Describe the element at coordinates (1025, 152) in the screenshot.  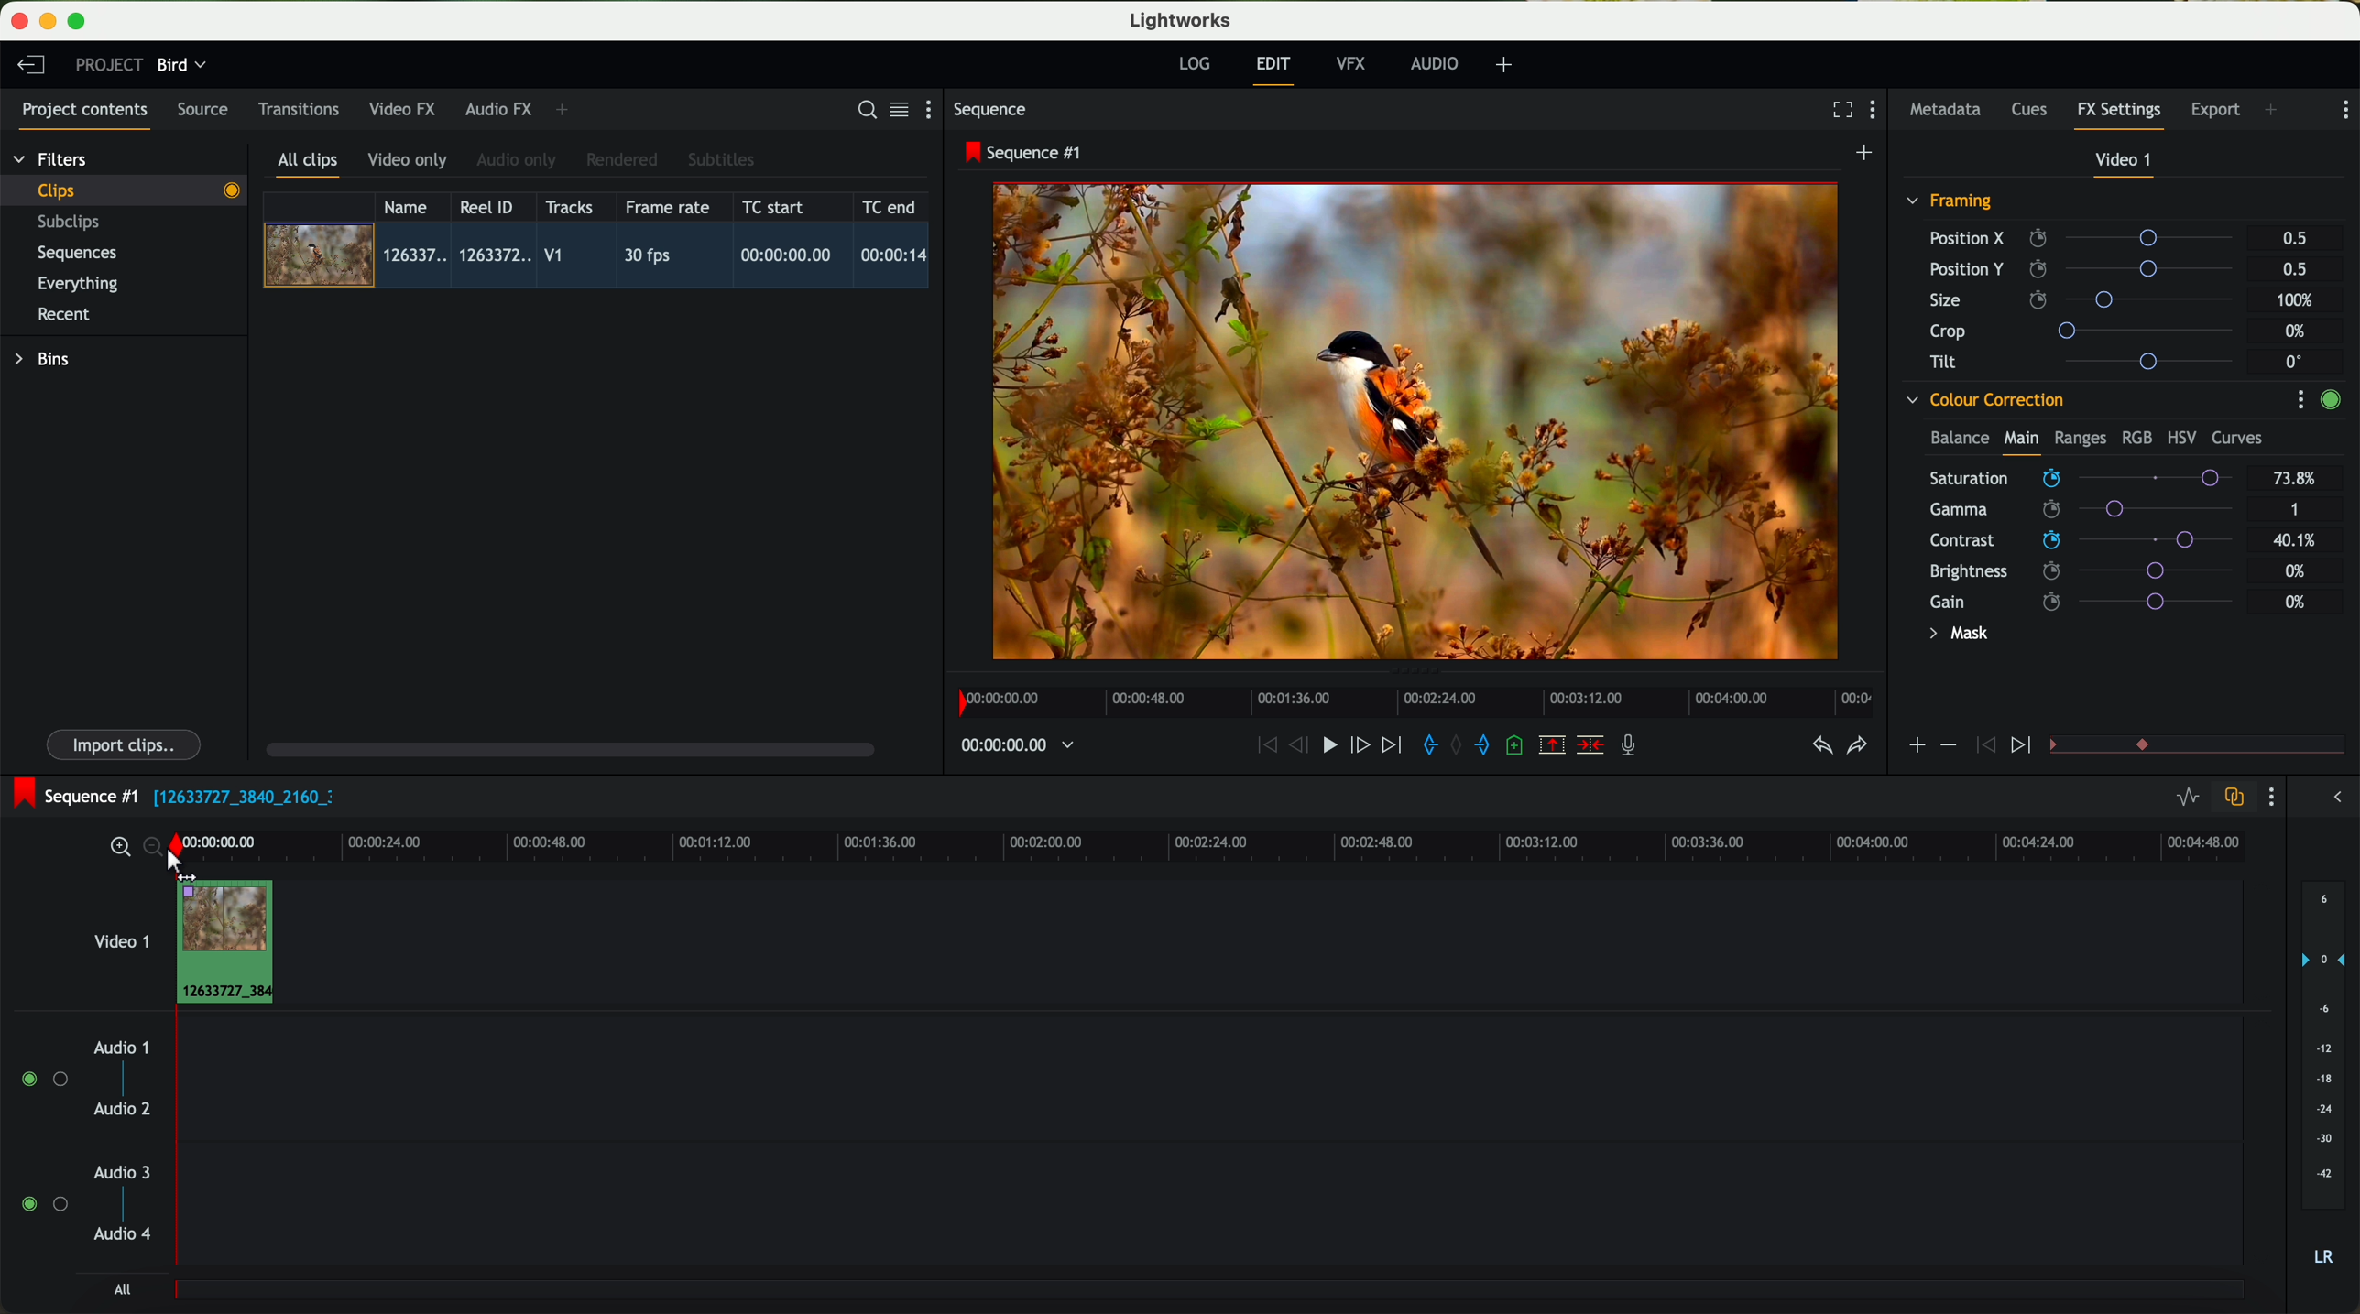
I see `sequence #1` at that location.